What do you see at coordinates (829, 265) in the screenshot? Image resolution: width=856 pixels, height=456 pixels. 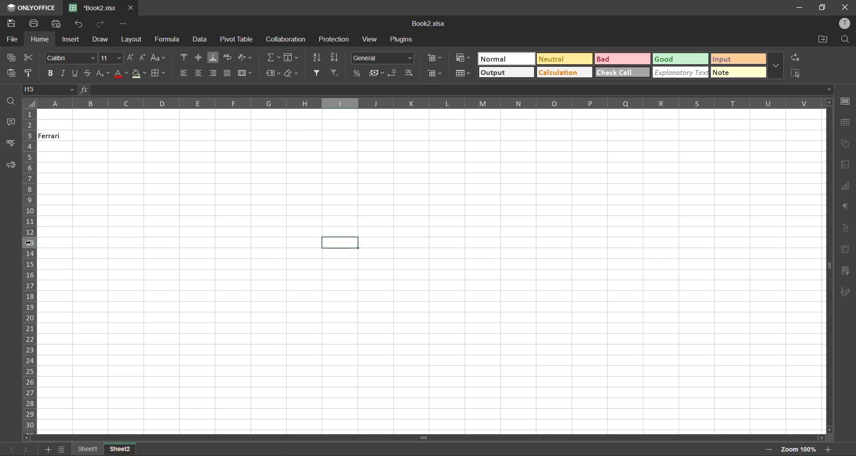 I see `scrollbar` at bounding box center [829, 265].